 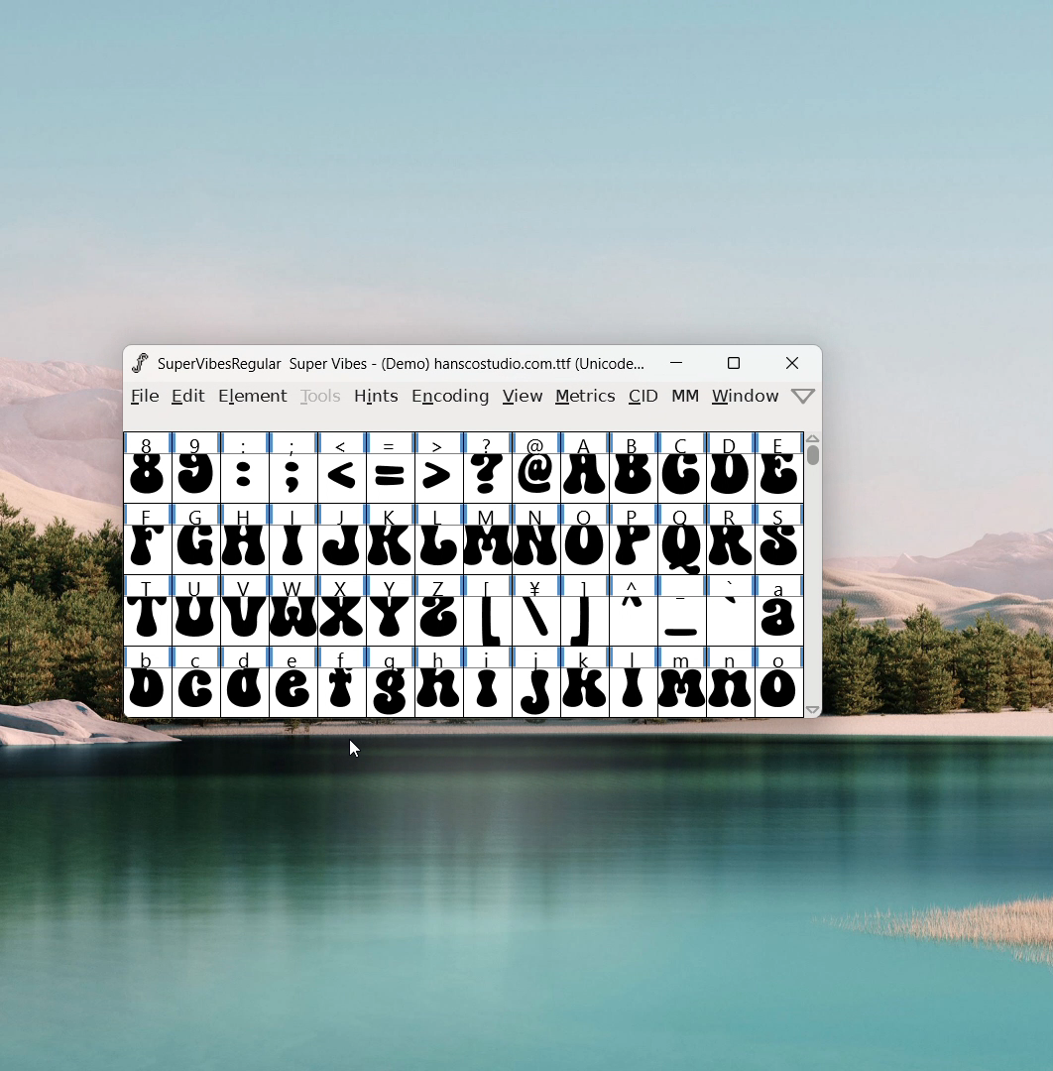 What do you see at coordinates (538, 467) in the screenshot?
I see `@` at bounding box center [538, 467].